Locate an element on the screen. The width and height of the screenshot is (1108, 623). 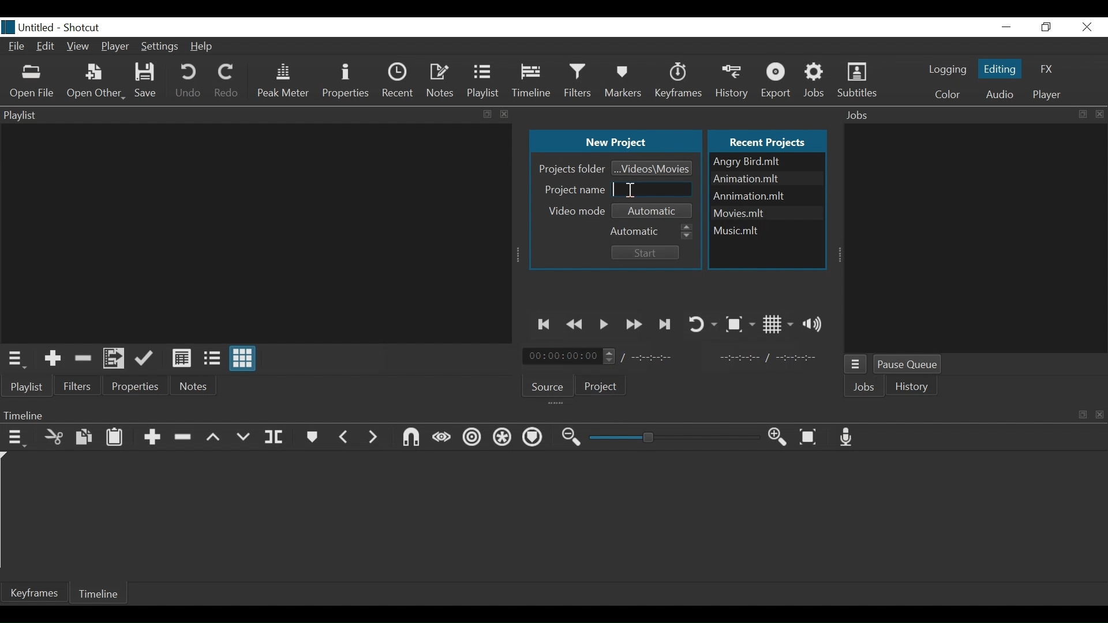
Clip Thumbnail is located at coordinates (253, 232).